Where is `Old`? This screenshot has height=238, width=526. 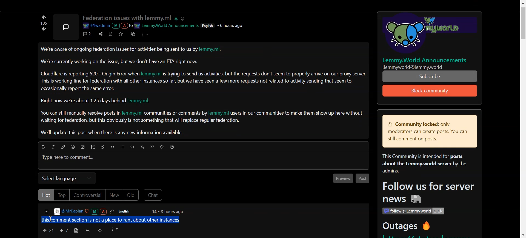 Old is located at coordinates (132, 195).